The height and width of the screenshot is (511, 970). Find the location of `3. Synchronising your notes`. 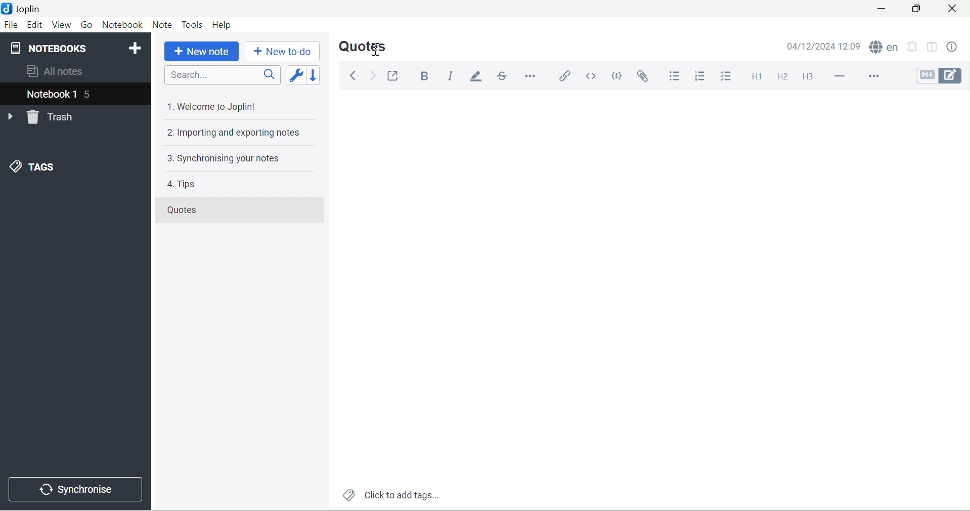

3. Synchronising your notes is located at coordinates (229, 159).